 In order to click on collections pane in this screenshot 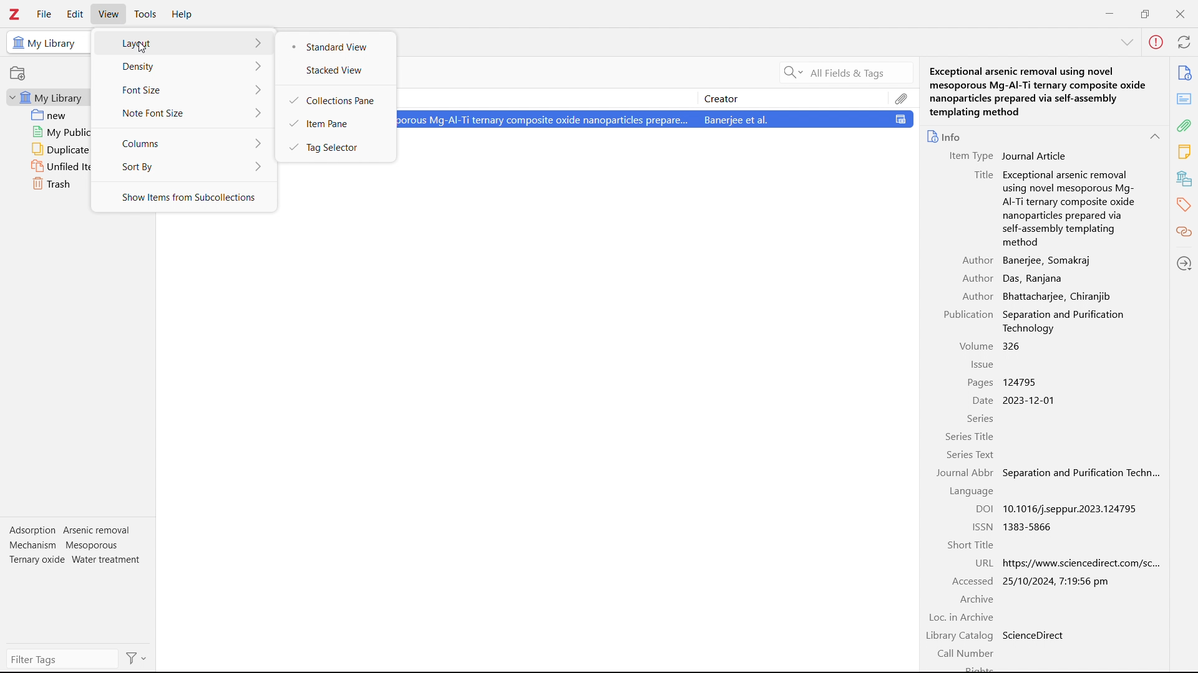, I will do `click(335, 99)`.